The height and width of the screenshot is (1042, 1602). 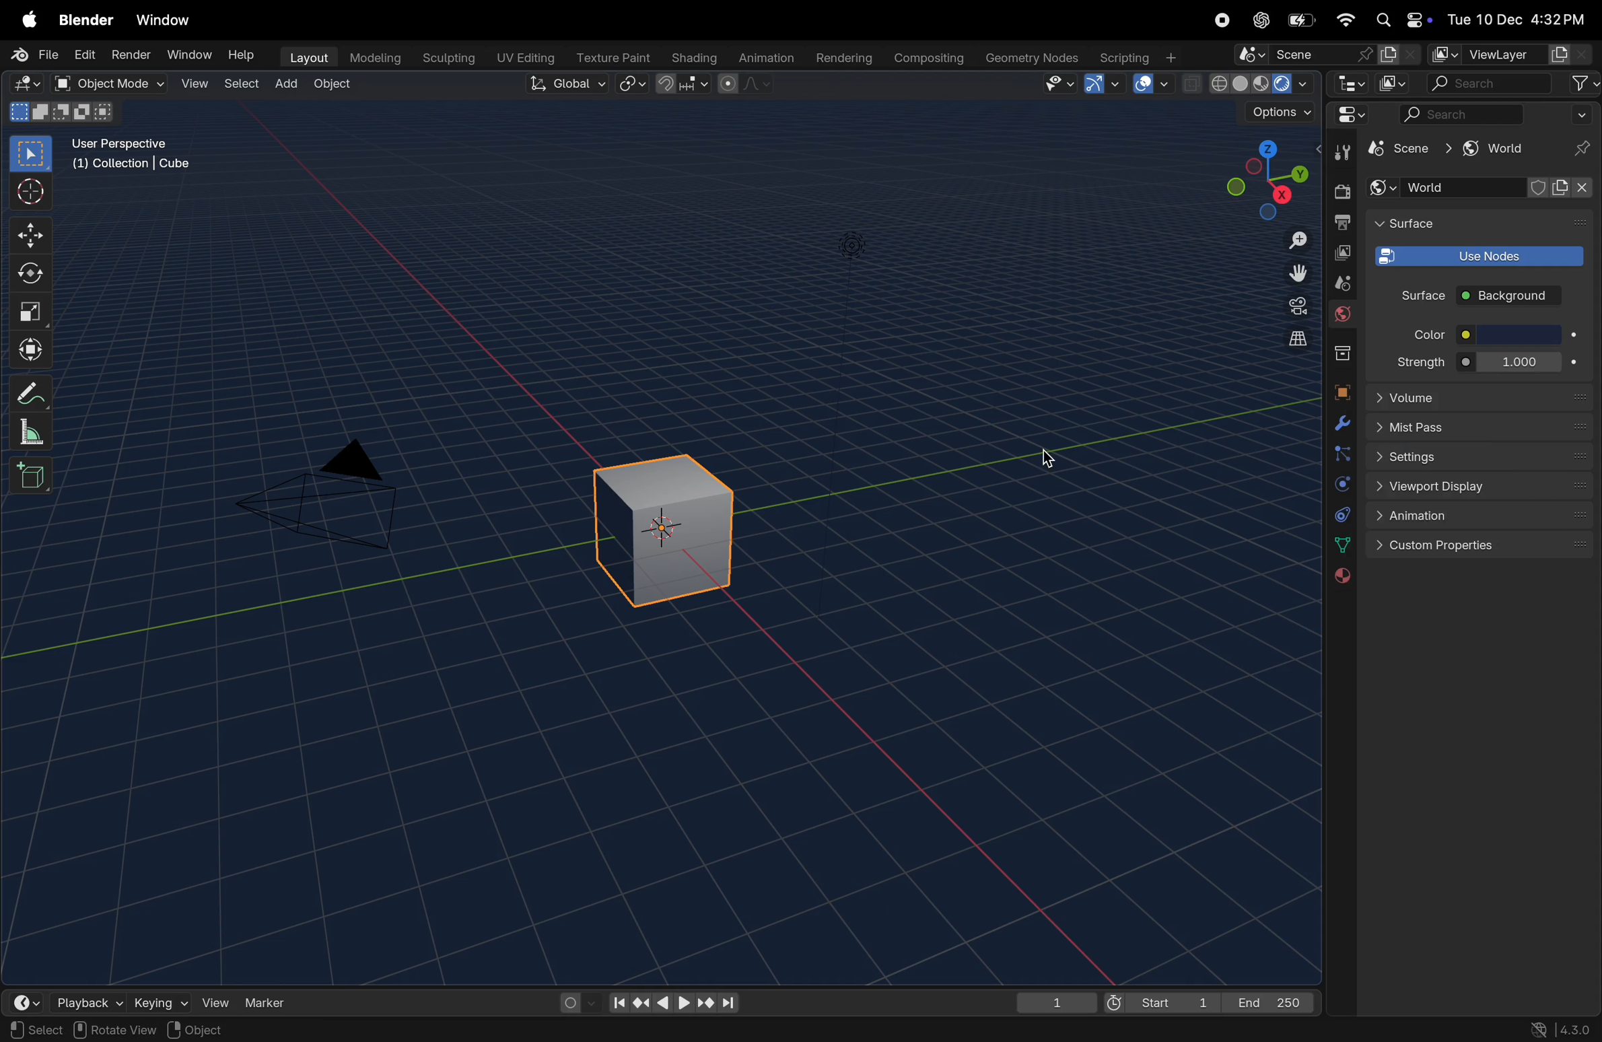 I want to click on surface, so click(x=1411, y=224).